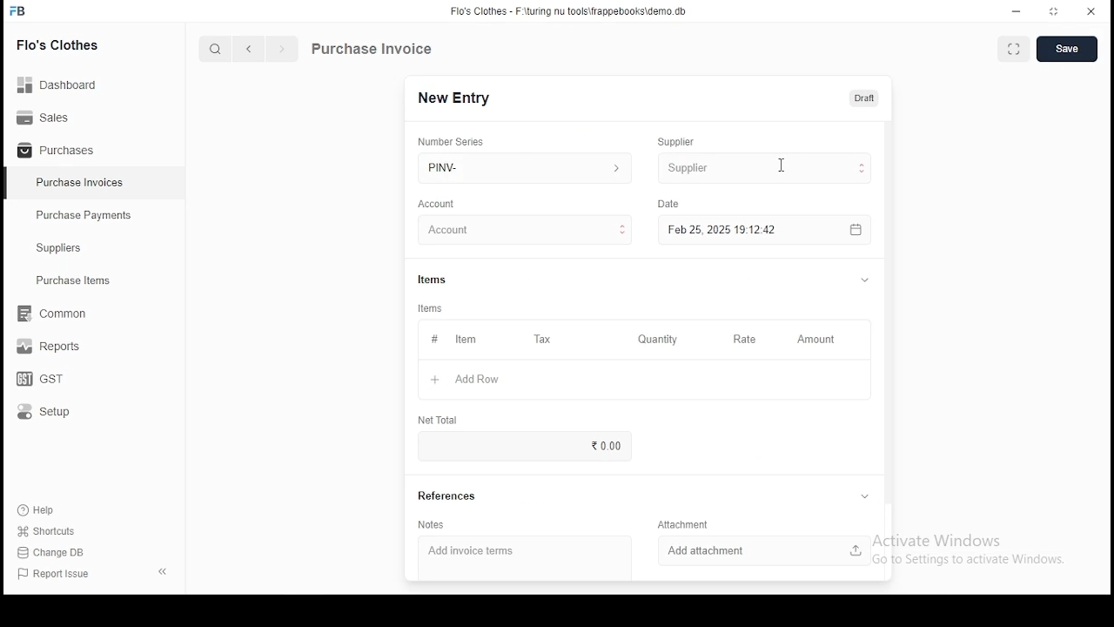 This screenshot has width=1114, height=627. What do you see at coordinates (1091, 10) in the screenshot?
I see `close window` at bounding box center [1091, 10].